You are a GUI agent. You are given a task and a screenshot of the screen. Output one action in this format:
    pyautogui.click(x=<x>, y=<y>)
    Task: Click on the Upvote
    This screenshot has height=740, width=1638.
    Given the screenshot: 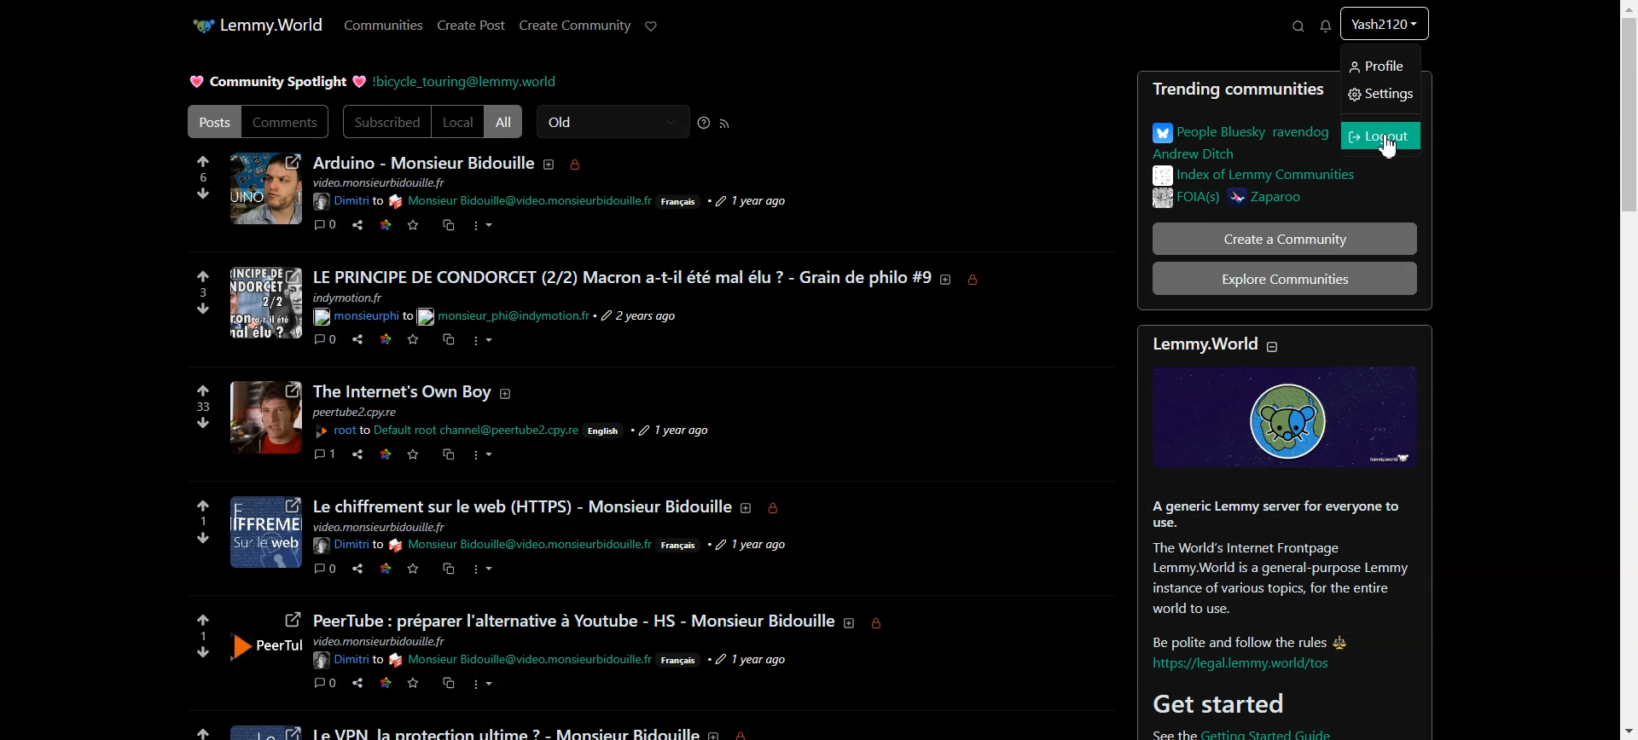 What is the action you would take?
    pyautogui.click(x=203, y=161)
    